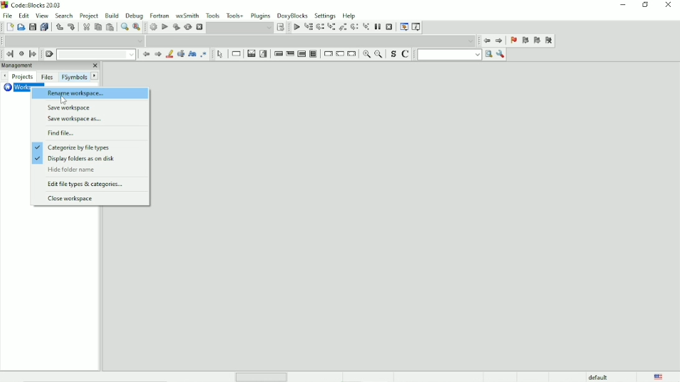  What do you see at coordinates (281, 27) in the screenshot?
I see `Show the select target dialog` at bounding box center [281, 27].